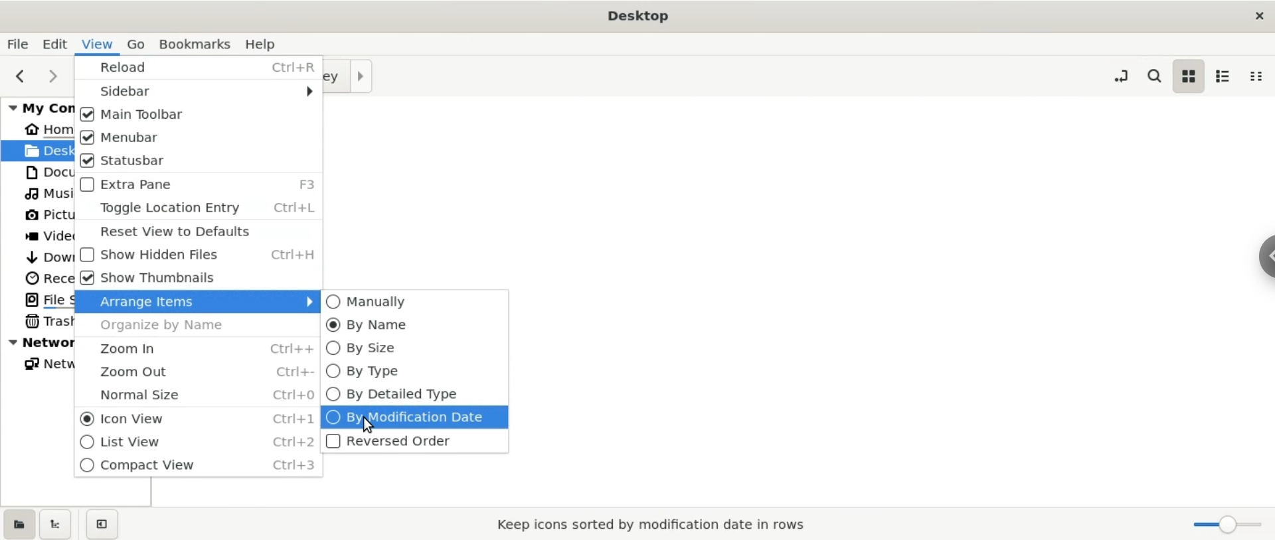 The width and height of the screenshot is (1275, 540). Describe the element at coordinates (21, 74) in the screenshot. I see `previous` at that location.